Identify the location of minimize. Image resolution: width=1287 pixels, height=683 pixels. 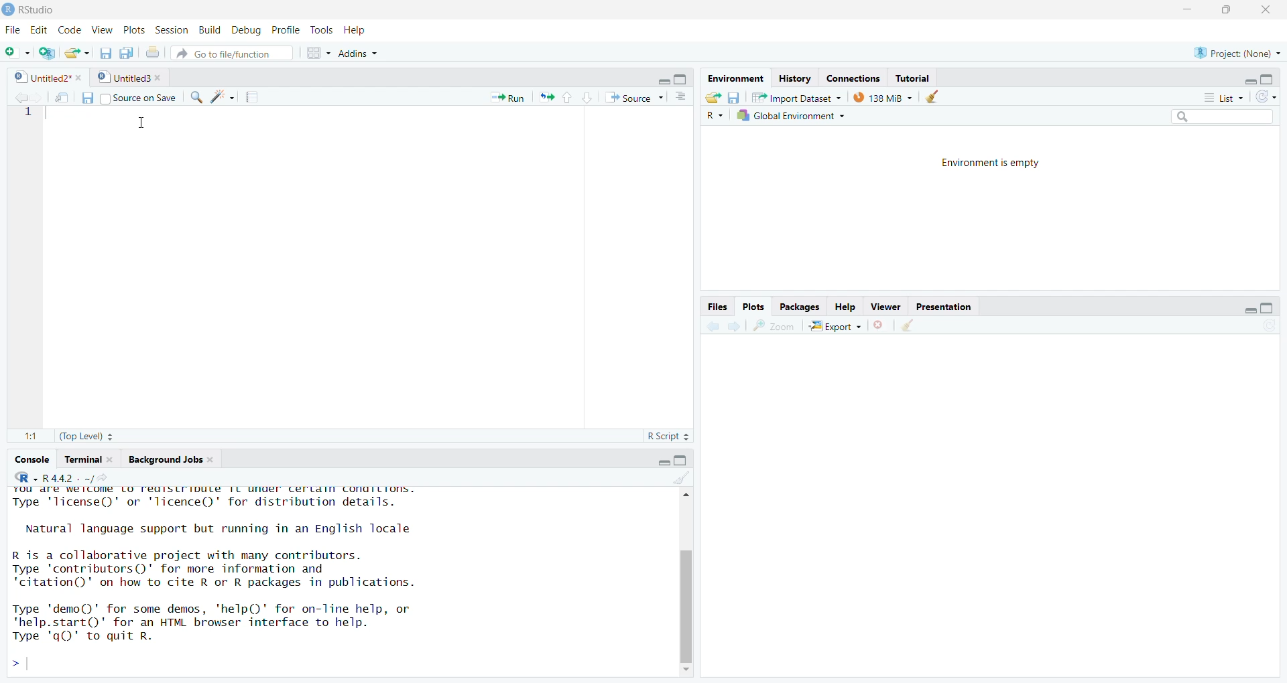
(1185, 9).